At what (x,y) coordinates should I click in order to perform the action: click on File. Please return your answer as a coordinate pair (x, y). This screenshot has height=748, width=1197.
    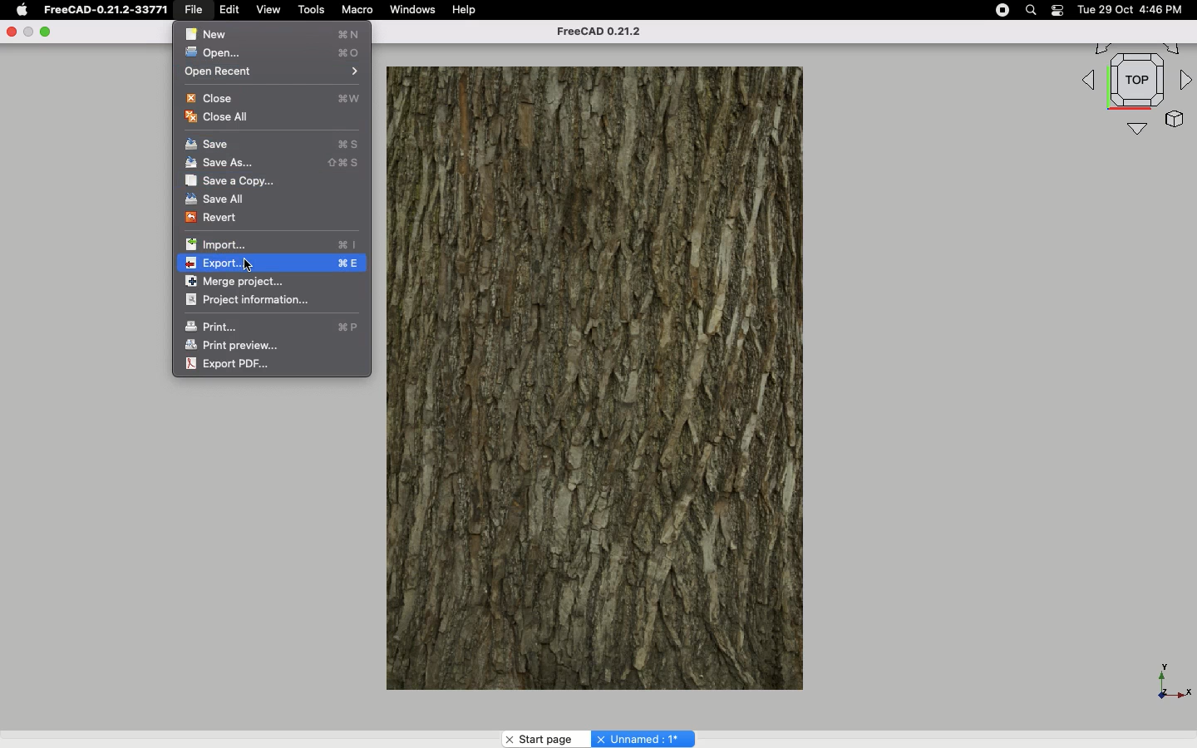
    Looking at the image, I should click on (194, 10).